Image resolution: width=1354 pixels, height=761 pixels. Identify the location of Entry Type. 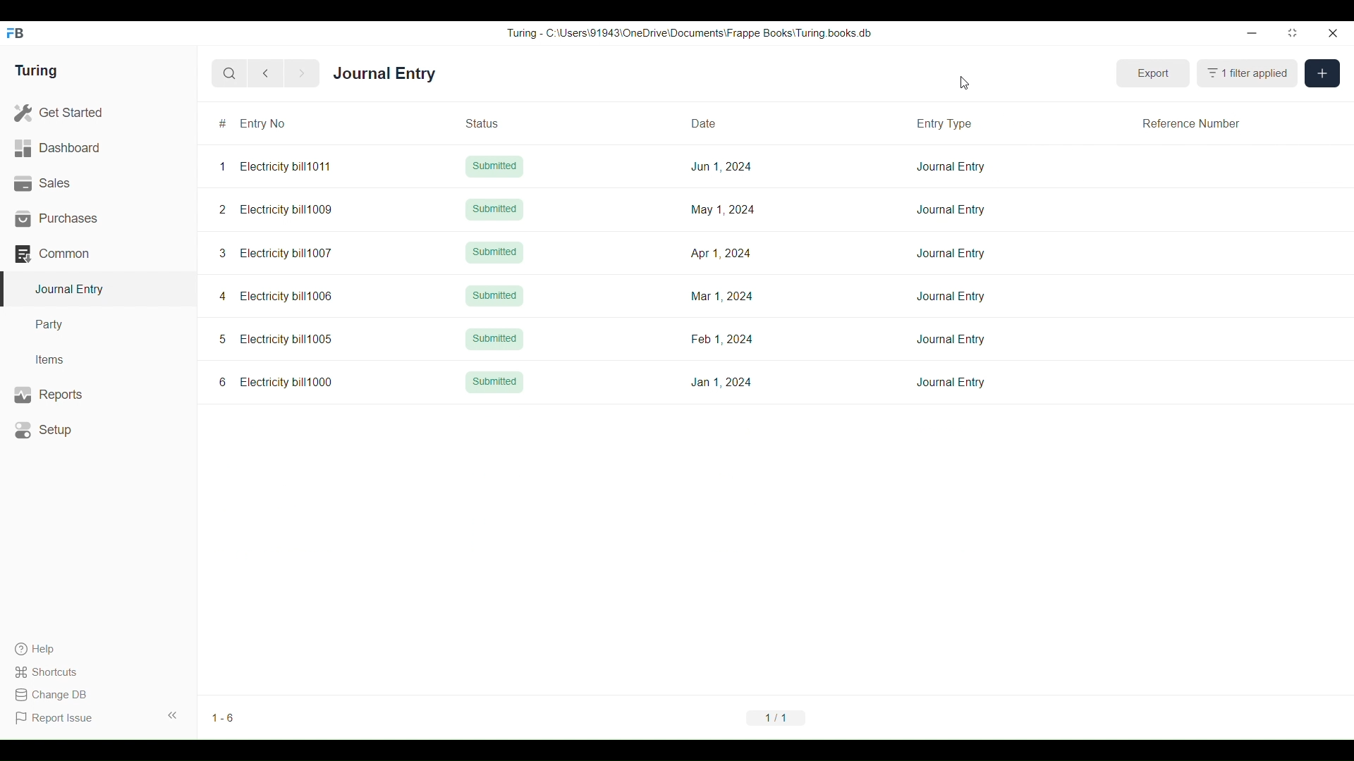
(949, 122).